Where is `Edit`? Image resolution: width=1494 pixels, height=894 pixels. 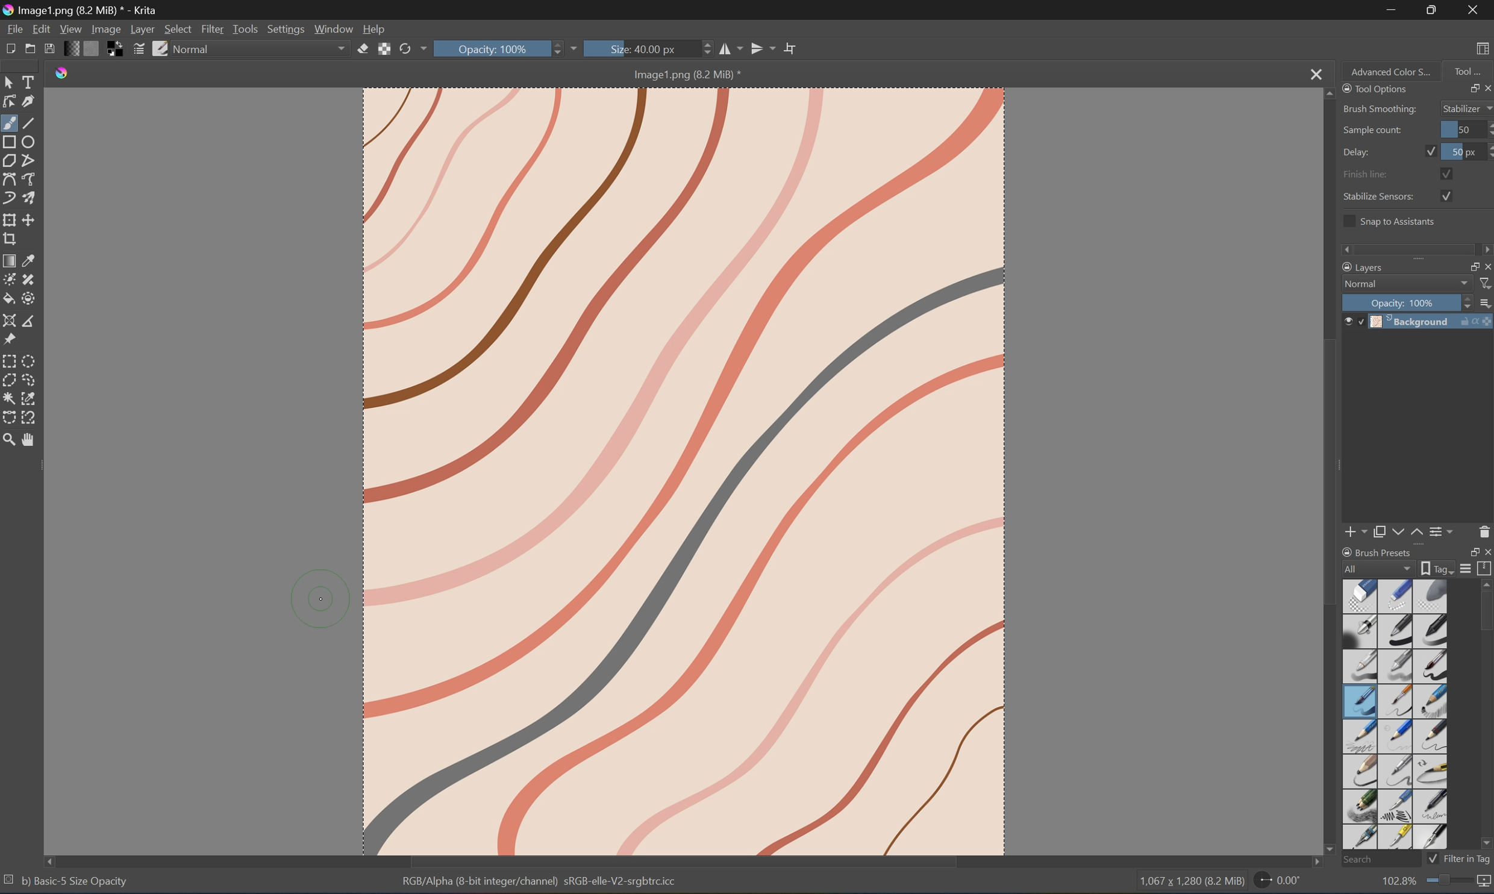 Edit is located at coordinates (41, 28).